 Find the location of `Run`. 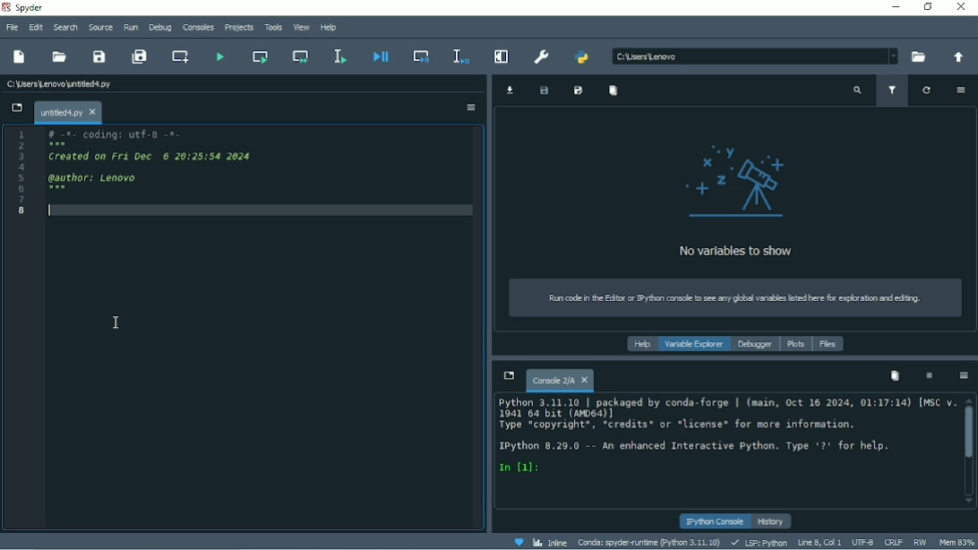

Run is located at coordinates (131, 27).